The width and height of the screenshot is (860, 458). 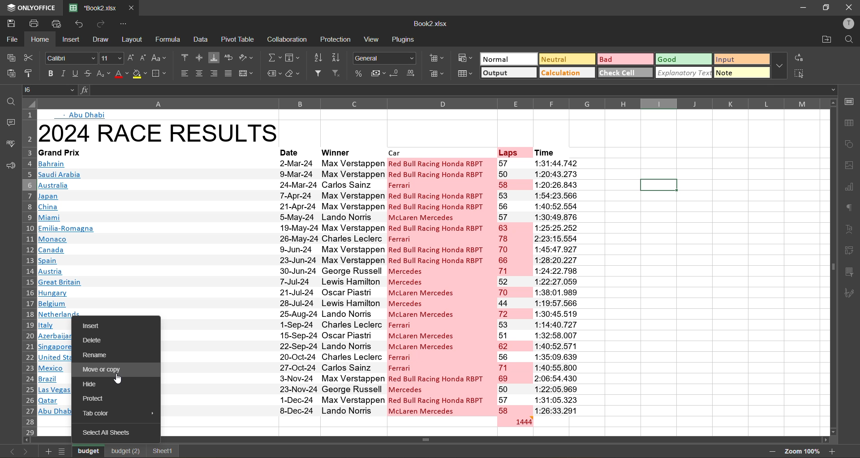 What do you see at coordinates (850, 145) in the screenshot?
I see `shapes` at bounding box center [850, 145].